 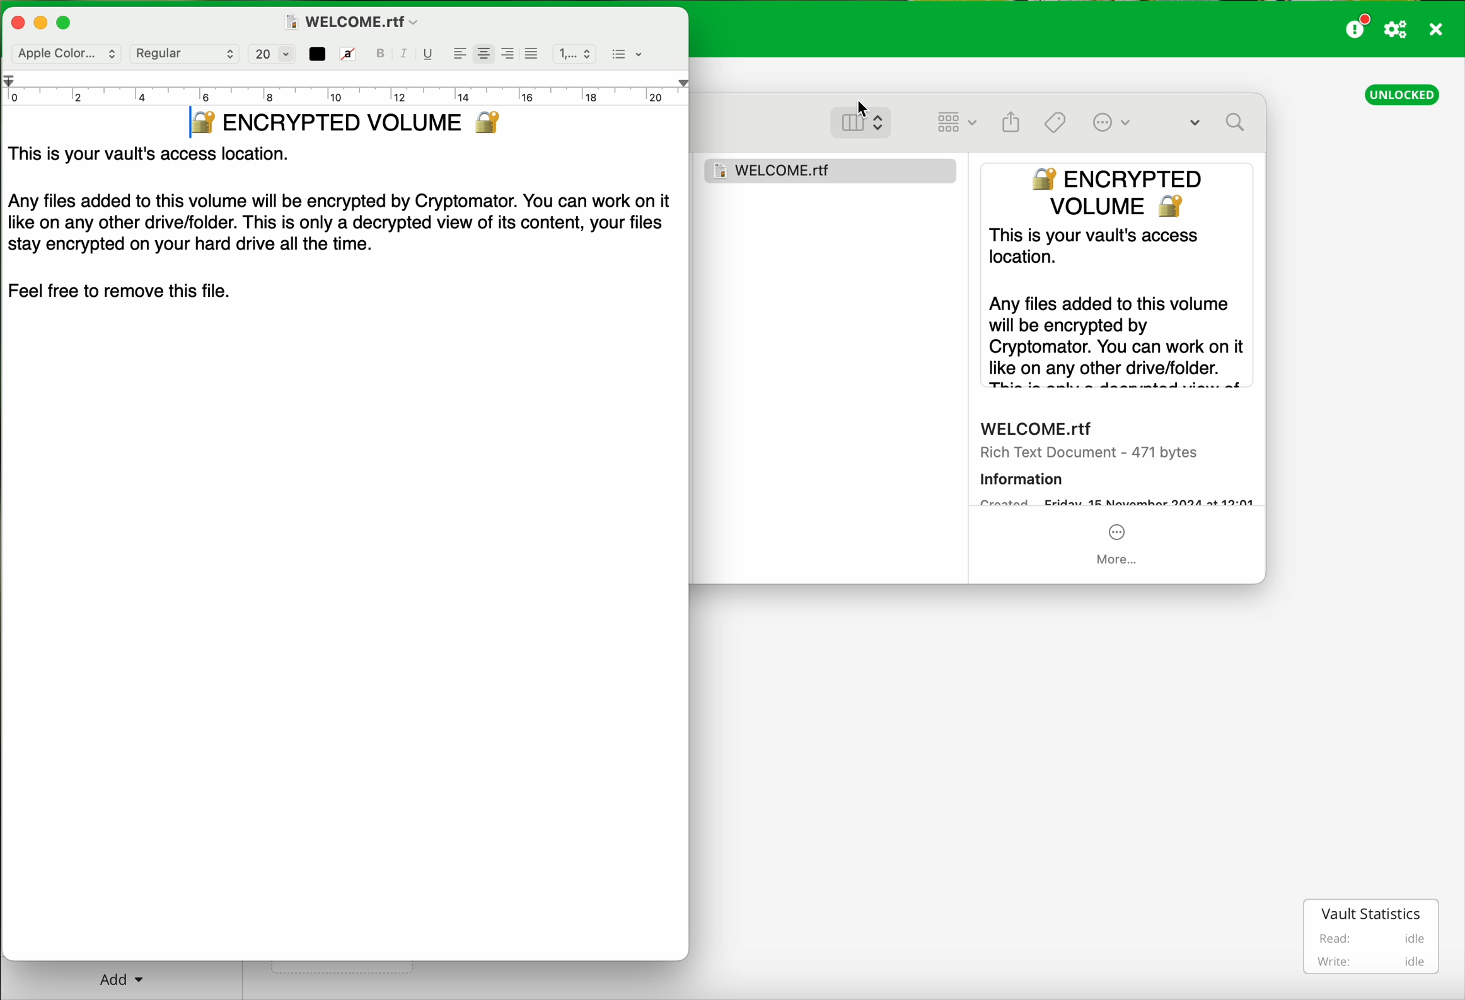 I want to click on Numbering, so click(x=574, y=52).